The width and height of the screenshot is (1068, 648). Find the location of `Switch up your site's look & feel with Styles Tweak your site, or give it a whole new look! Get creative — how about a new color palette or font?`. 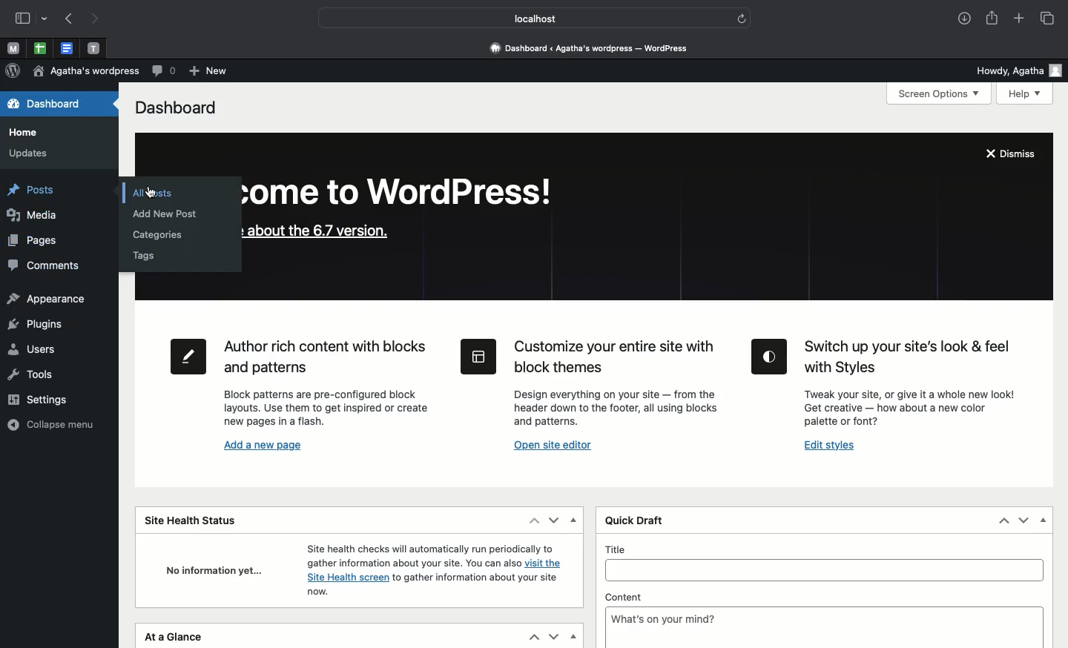

Switch up your site's look & feel with Styles Tweak your site, or give it a whole new look! Get creative — how about a new color palette or font? is located at coordinates (888, 384).